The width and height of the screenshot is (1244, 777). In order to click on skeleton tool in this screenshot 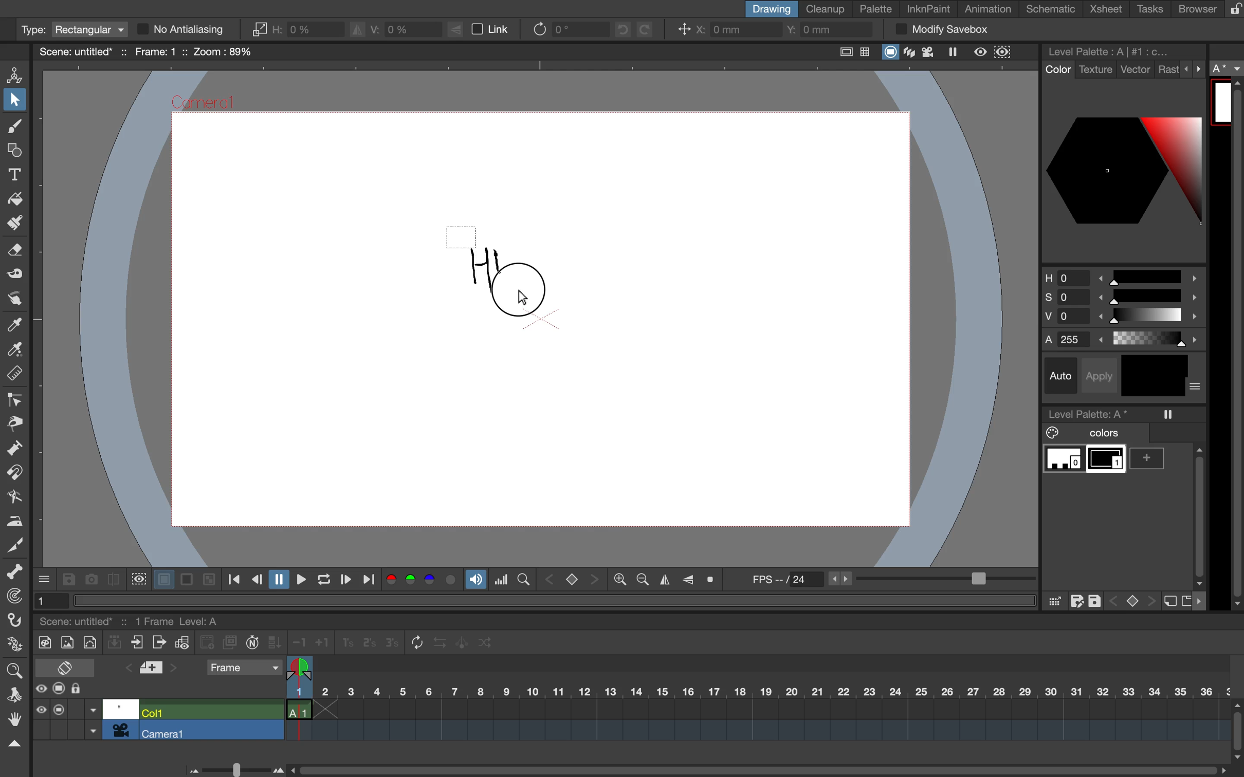, I will do `click(15, 572)`.